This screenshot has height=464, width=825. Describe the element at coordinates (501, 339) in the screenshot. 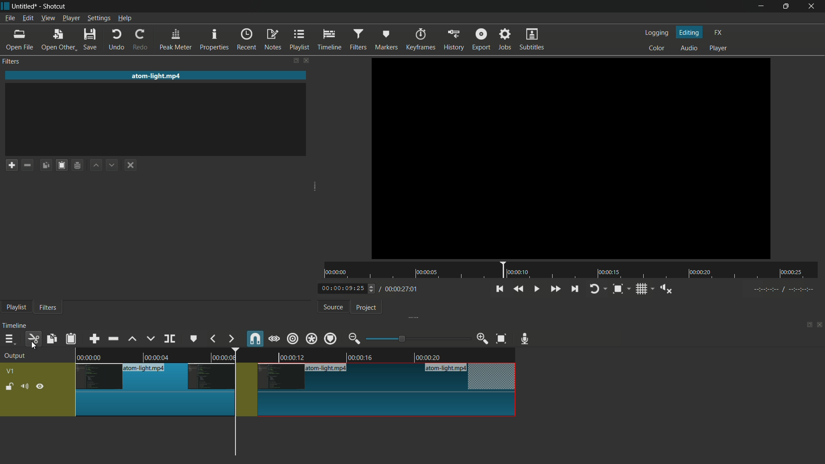

I see `zoom timeline to fit` at that location.